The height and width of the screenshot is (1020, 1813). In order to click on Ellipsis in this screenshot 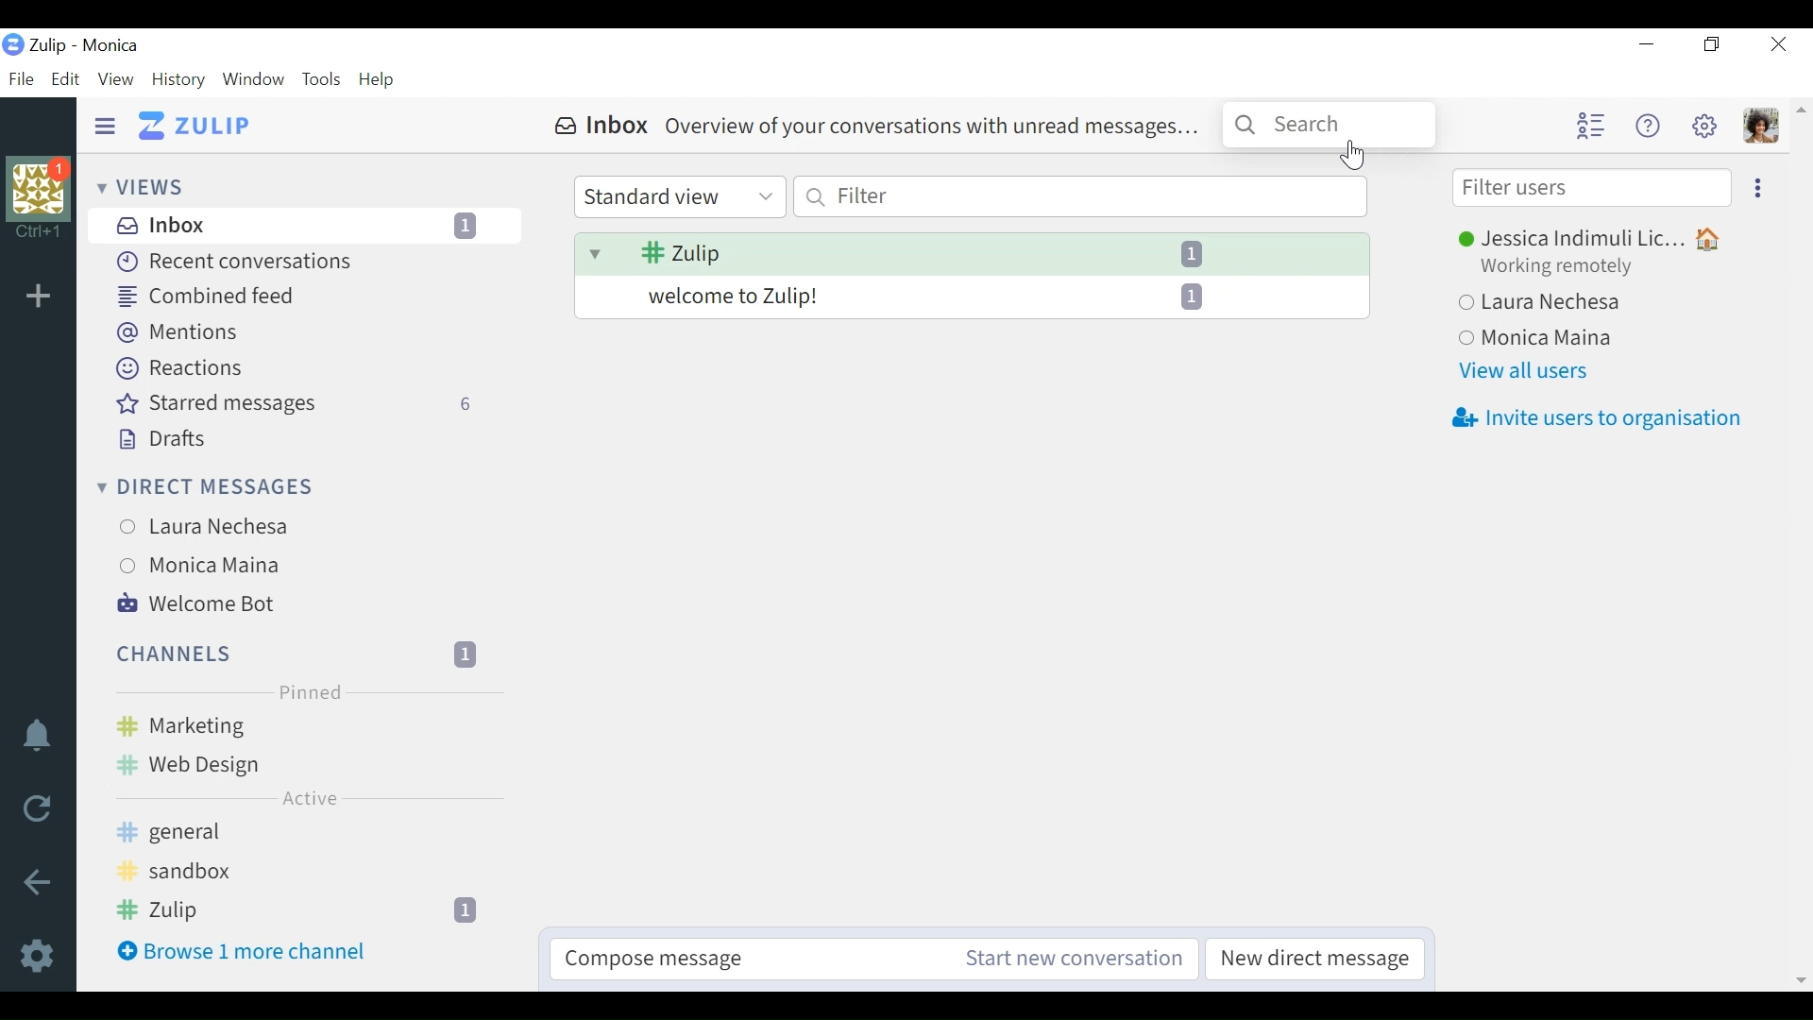, I will do `click(1758, 190)`.